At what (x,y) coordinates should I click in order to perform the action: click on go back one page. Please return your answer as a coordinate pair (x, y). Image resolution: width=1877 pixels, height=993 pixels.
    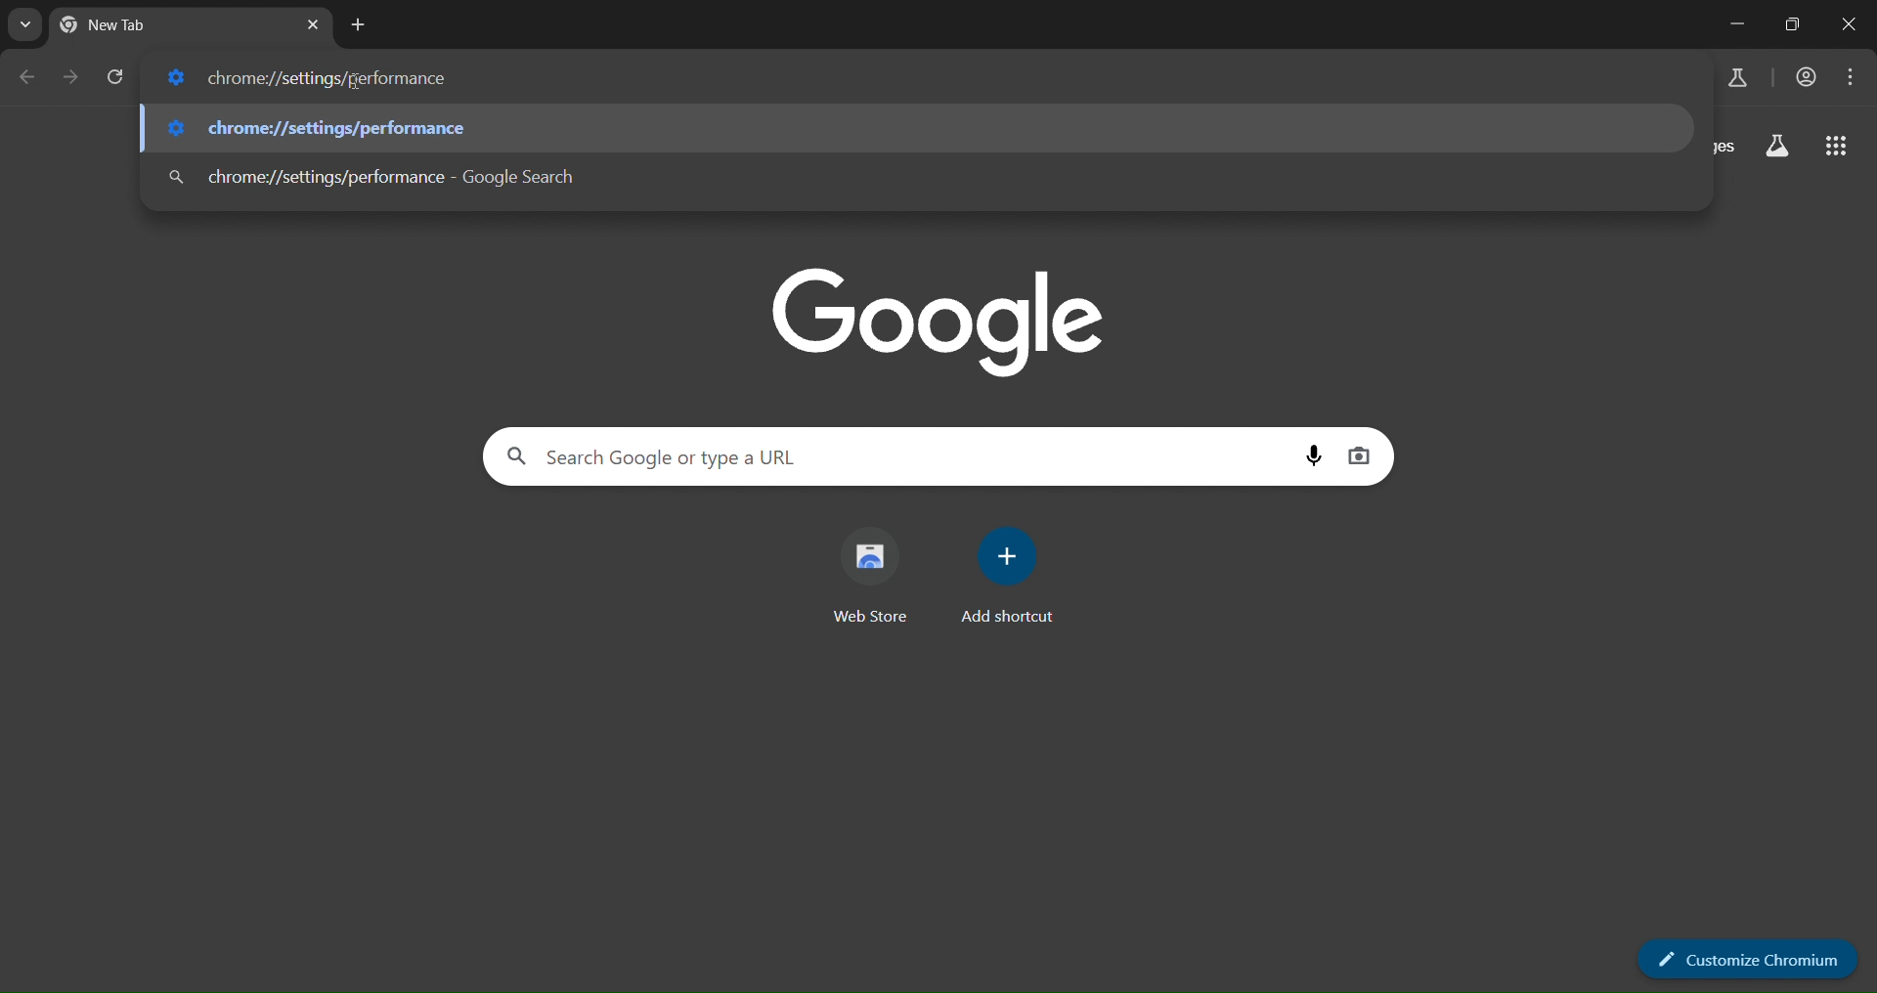
    Looking at the image, I should click on (26, 80).